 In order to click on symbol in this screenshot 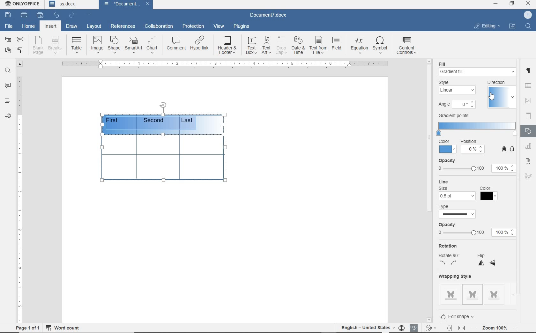, I will do `click(381, 45)`.